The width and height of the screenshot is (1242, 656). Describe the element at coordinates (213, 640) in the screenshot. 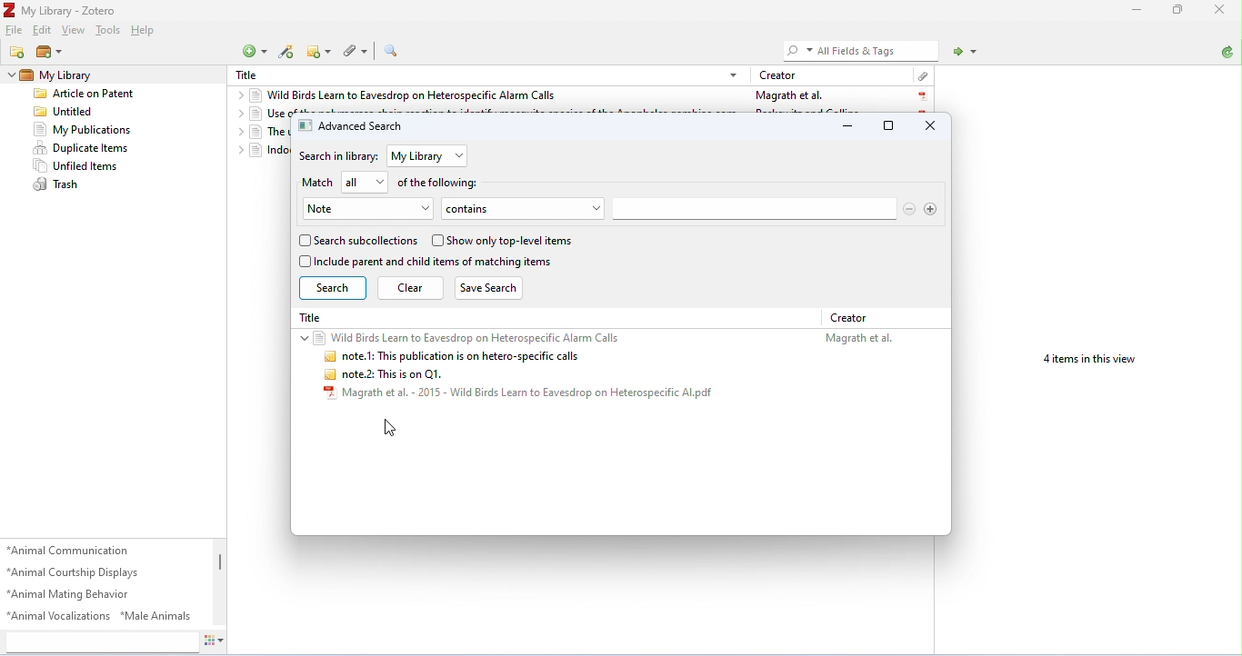

I see `actions` at that location.